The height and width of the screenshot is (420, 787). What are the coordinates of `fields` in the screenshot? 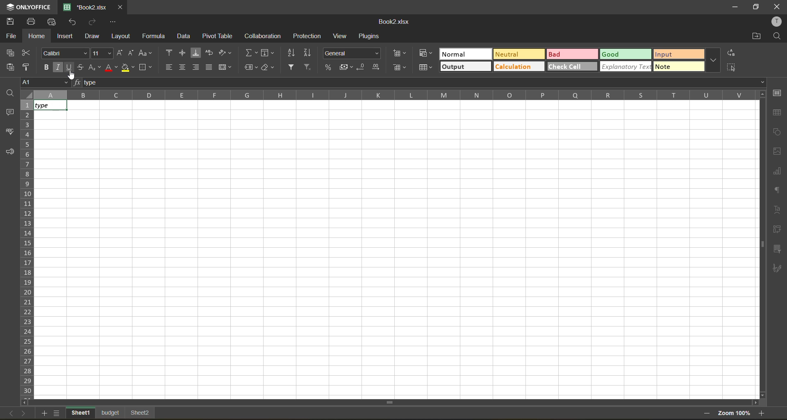 It's located at (267, 53).